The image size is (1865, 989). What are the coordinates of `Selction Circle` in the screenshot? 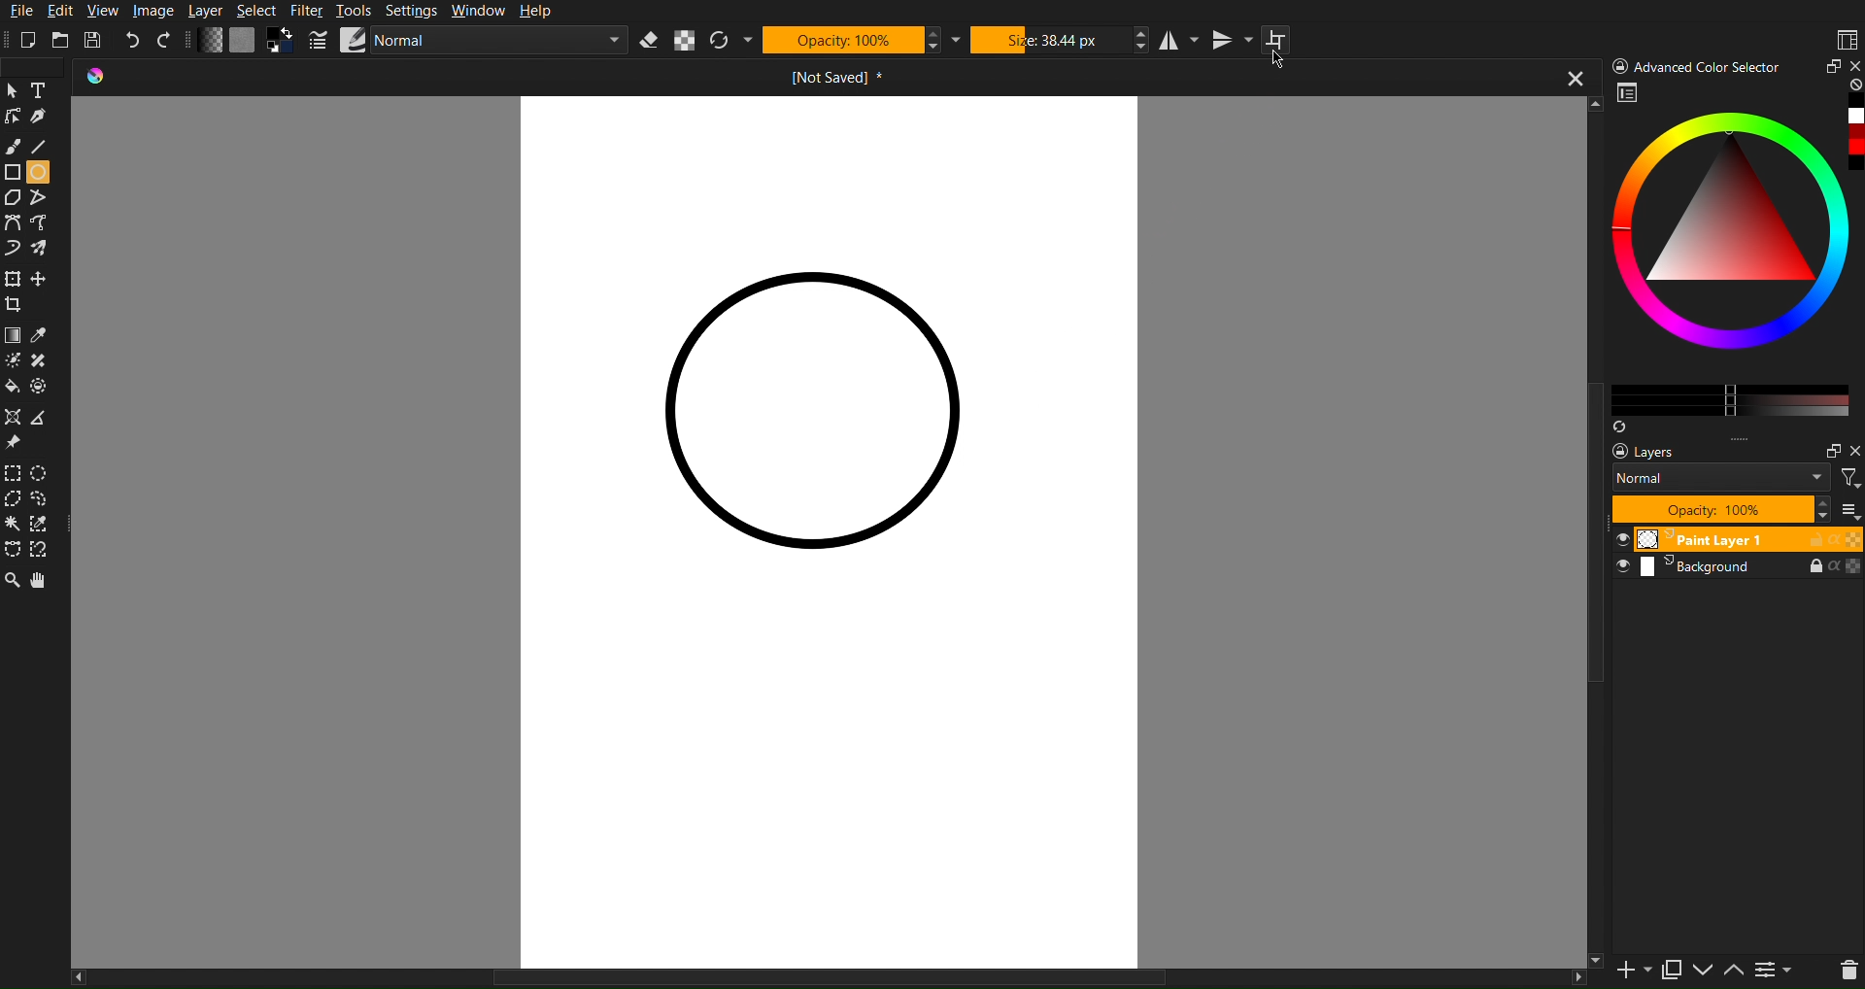 It's located at (39, 470).